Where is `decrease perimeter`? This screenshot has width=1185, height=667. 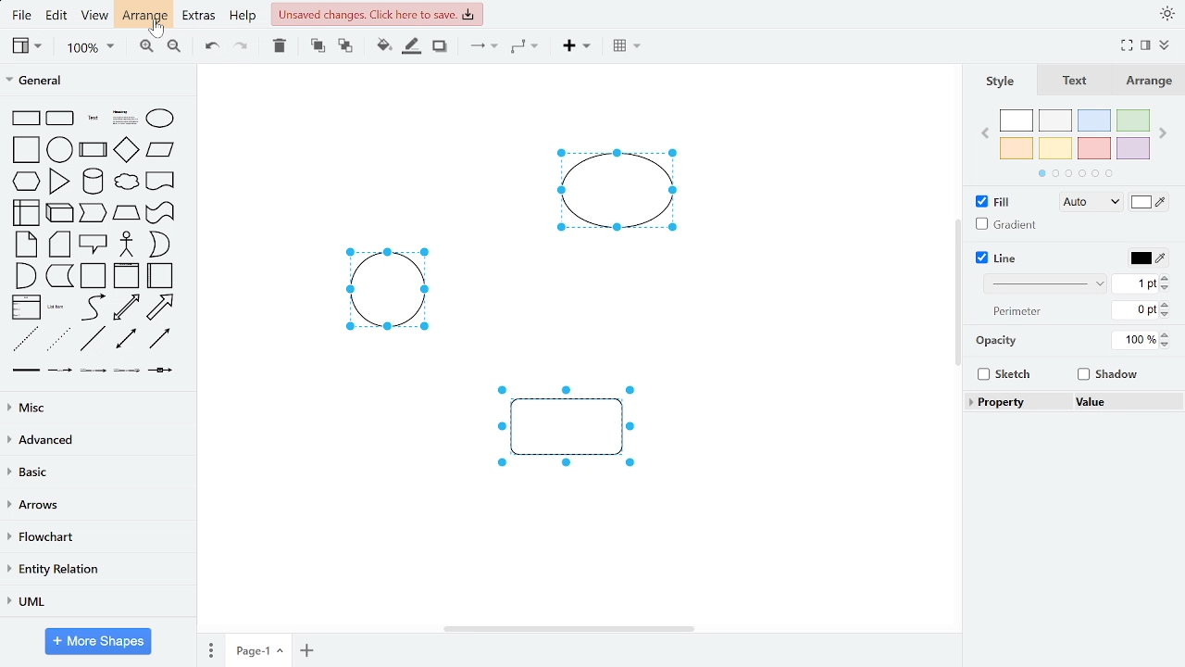
decrease perimeter is located at coordinates (1167, 314).